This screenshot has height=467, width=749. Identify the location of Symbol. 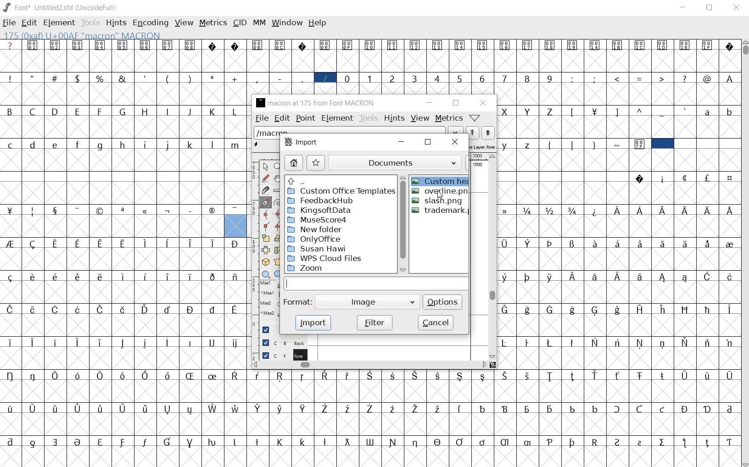
(728, 310).